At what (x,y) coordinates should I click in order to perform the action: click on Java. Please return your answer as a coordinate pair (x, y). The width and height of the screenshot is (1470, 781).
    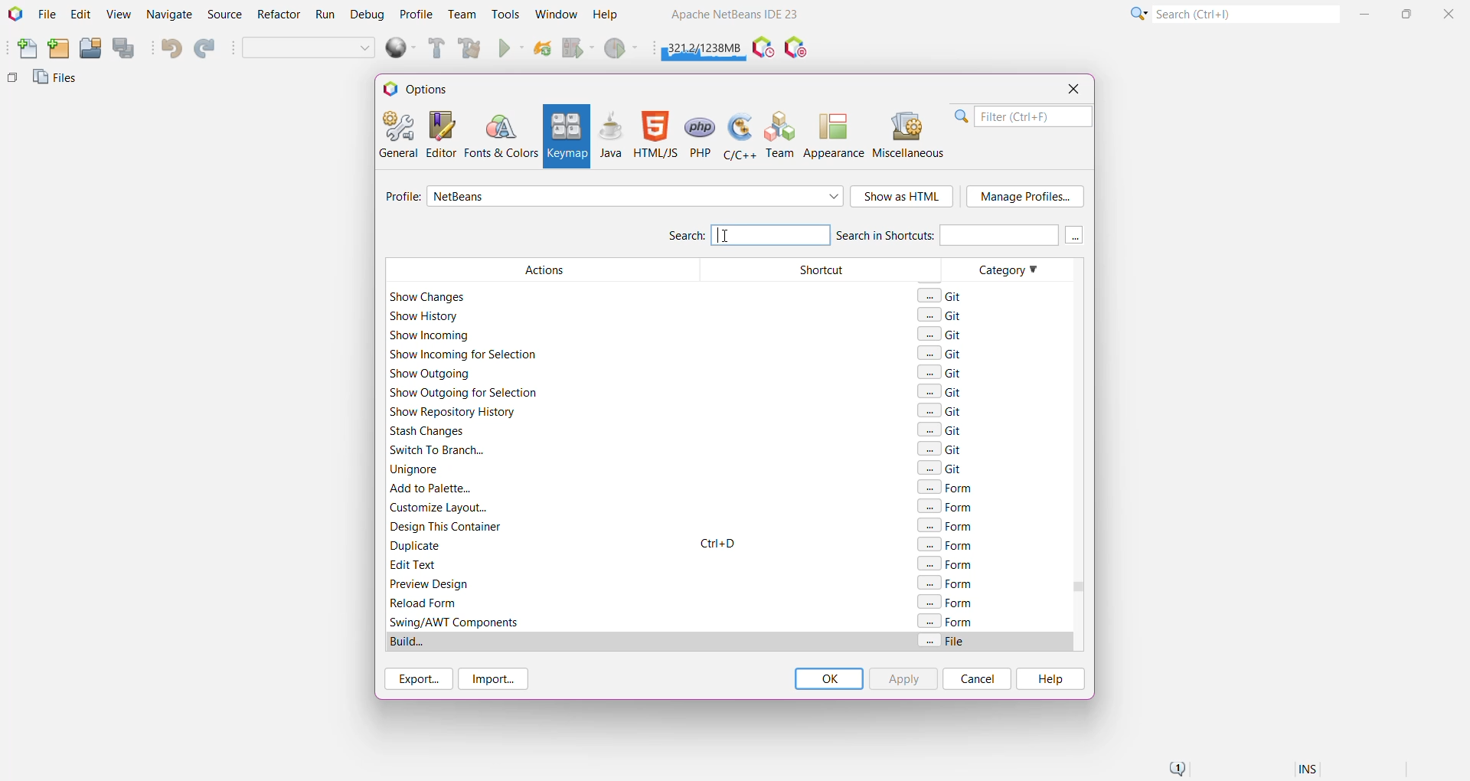
    Looking at the image, I should click on (611, 135).